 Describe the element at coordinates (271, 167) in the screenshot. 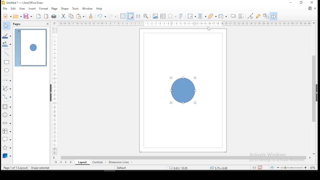

I see `fir document to window` at that location.